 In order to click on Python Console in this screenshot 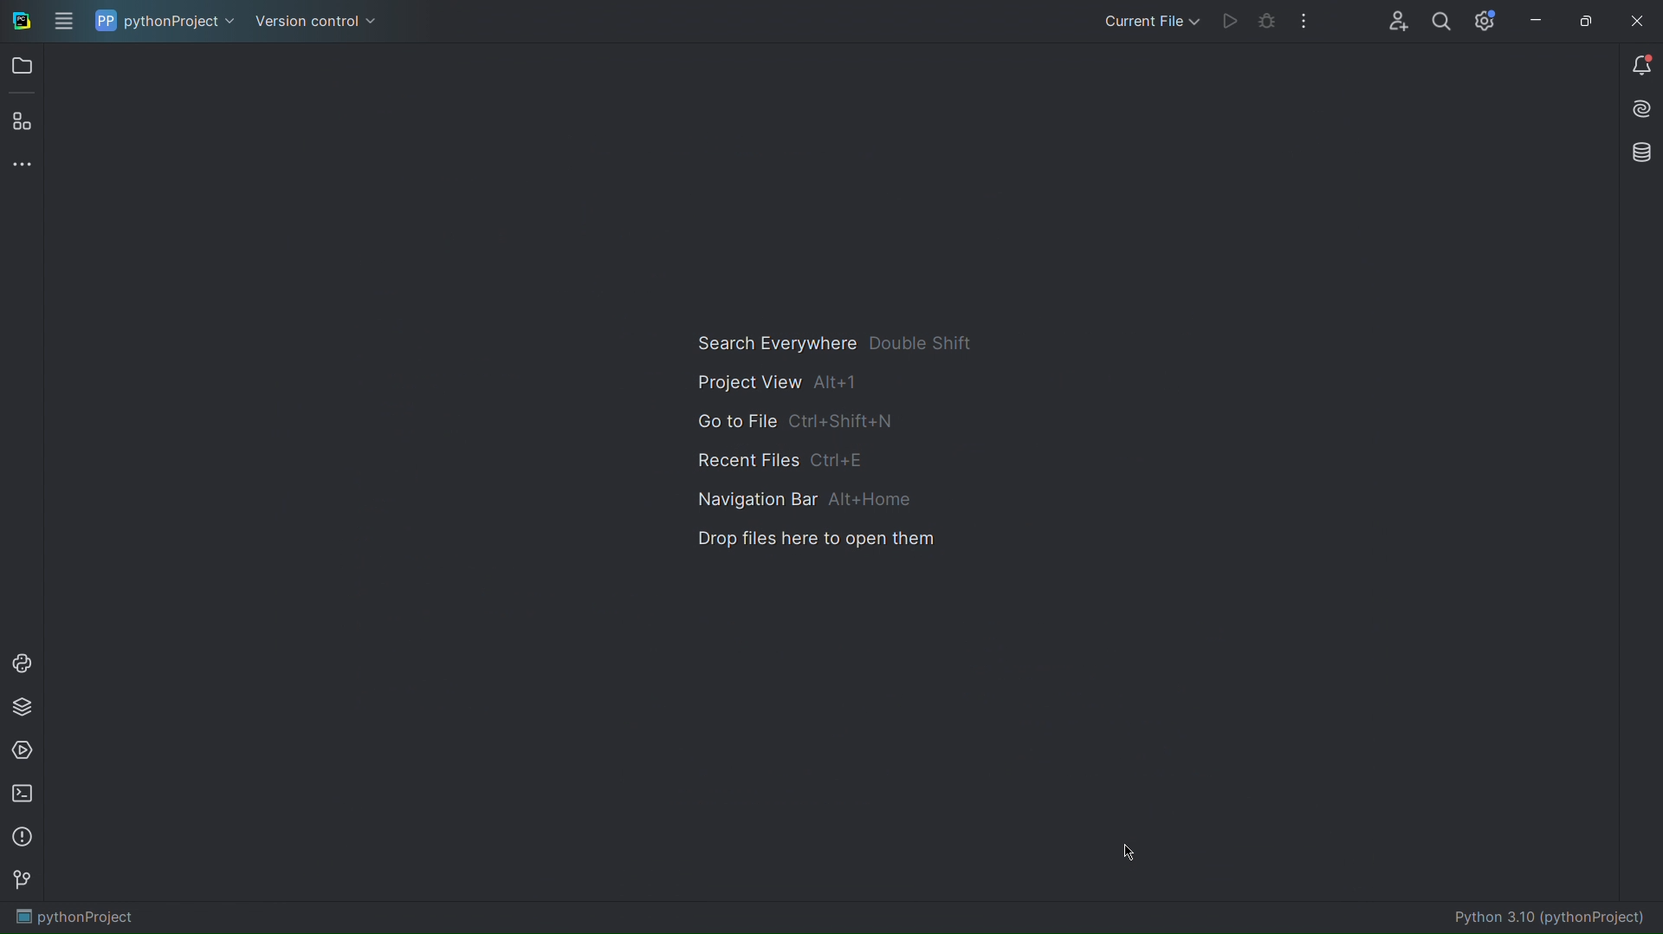, I will do `click(23, 660)`.